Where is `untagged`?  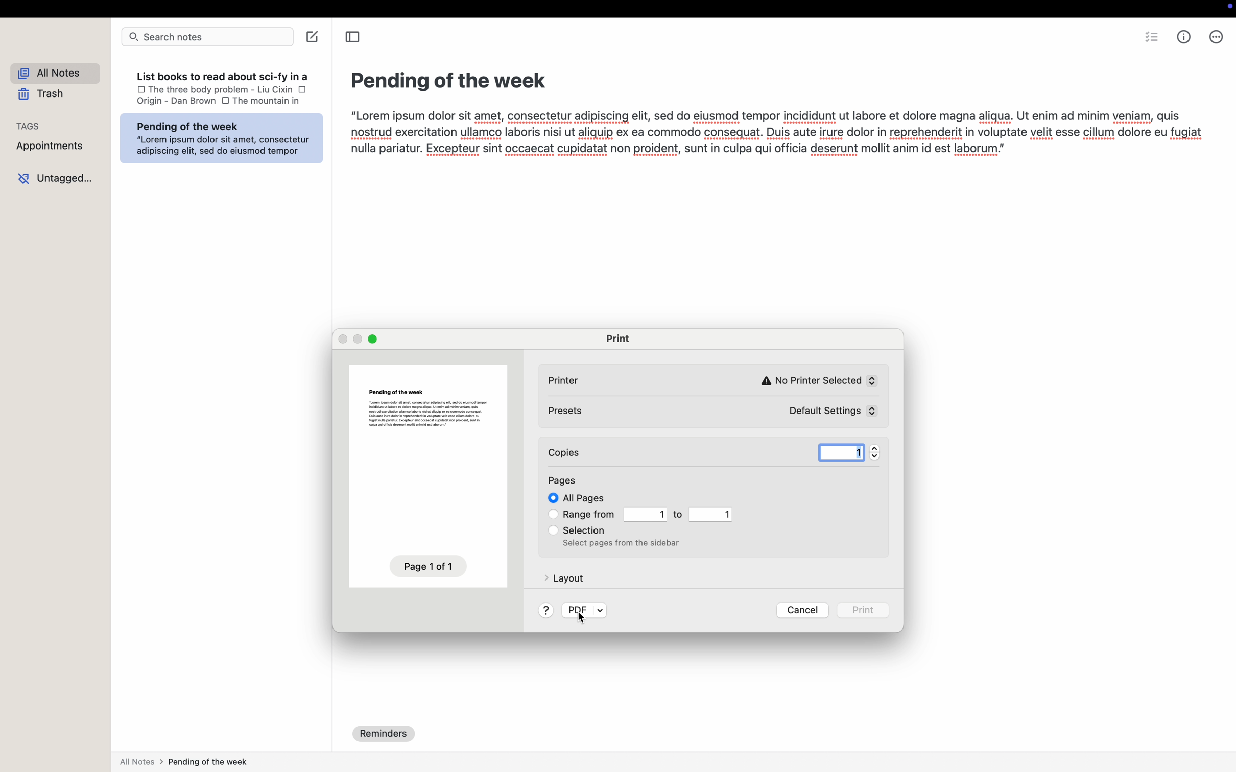
untagged is located at coordinates (57, 179).